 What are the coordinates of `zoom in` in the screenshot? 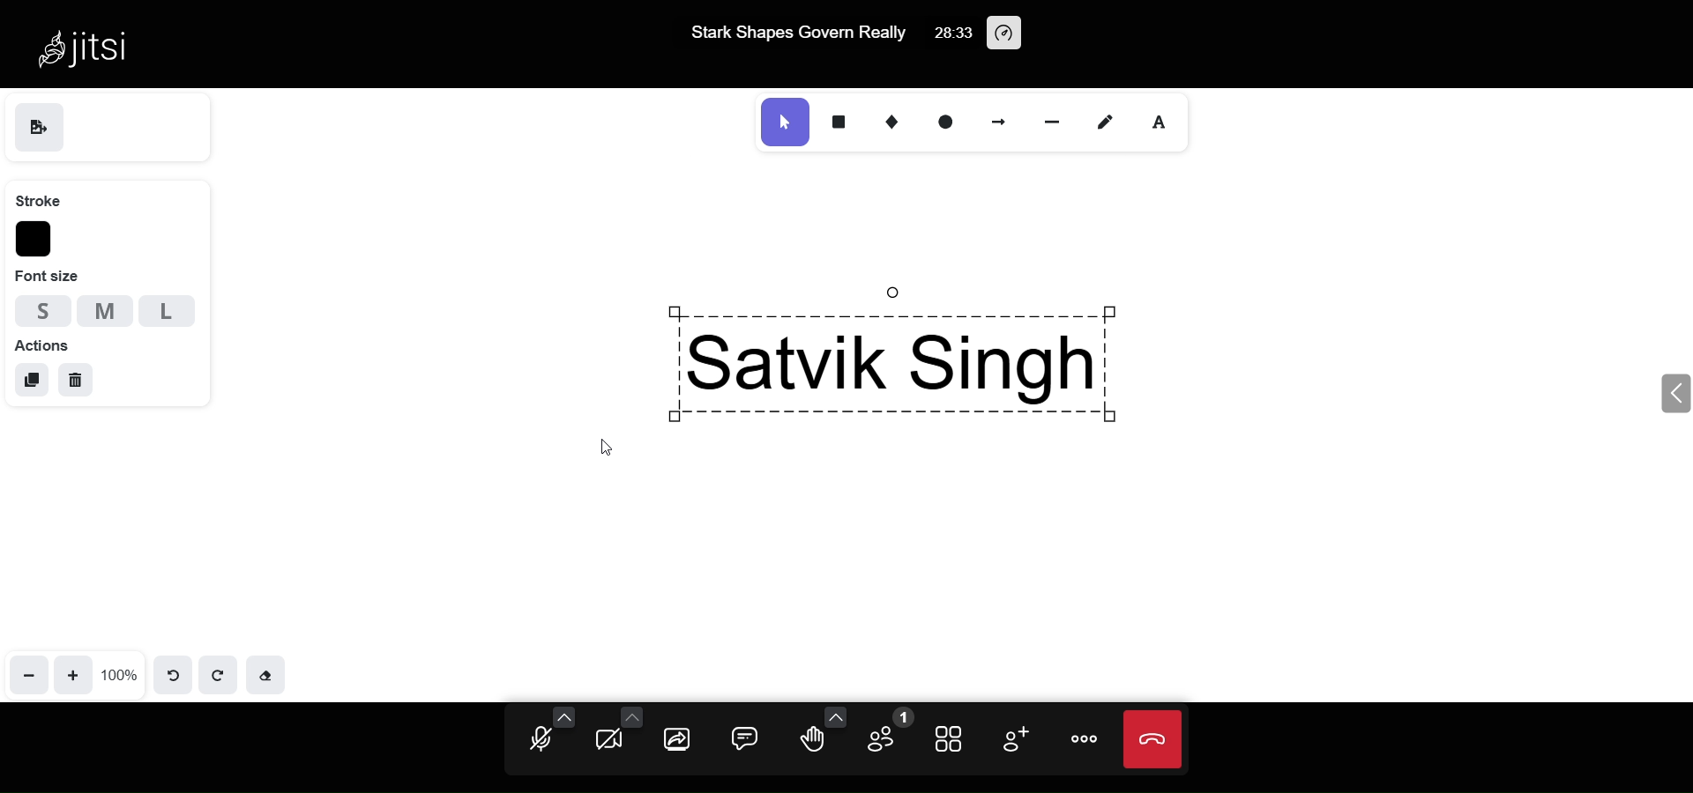 It's located at (75, 673).